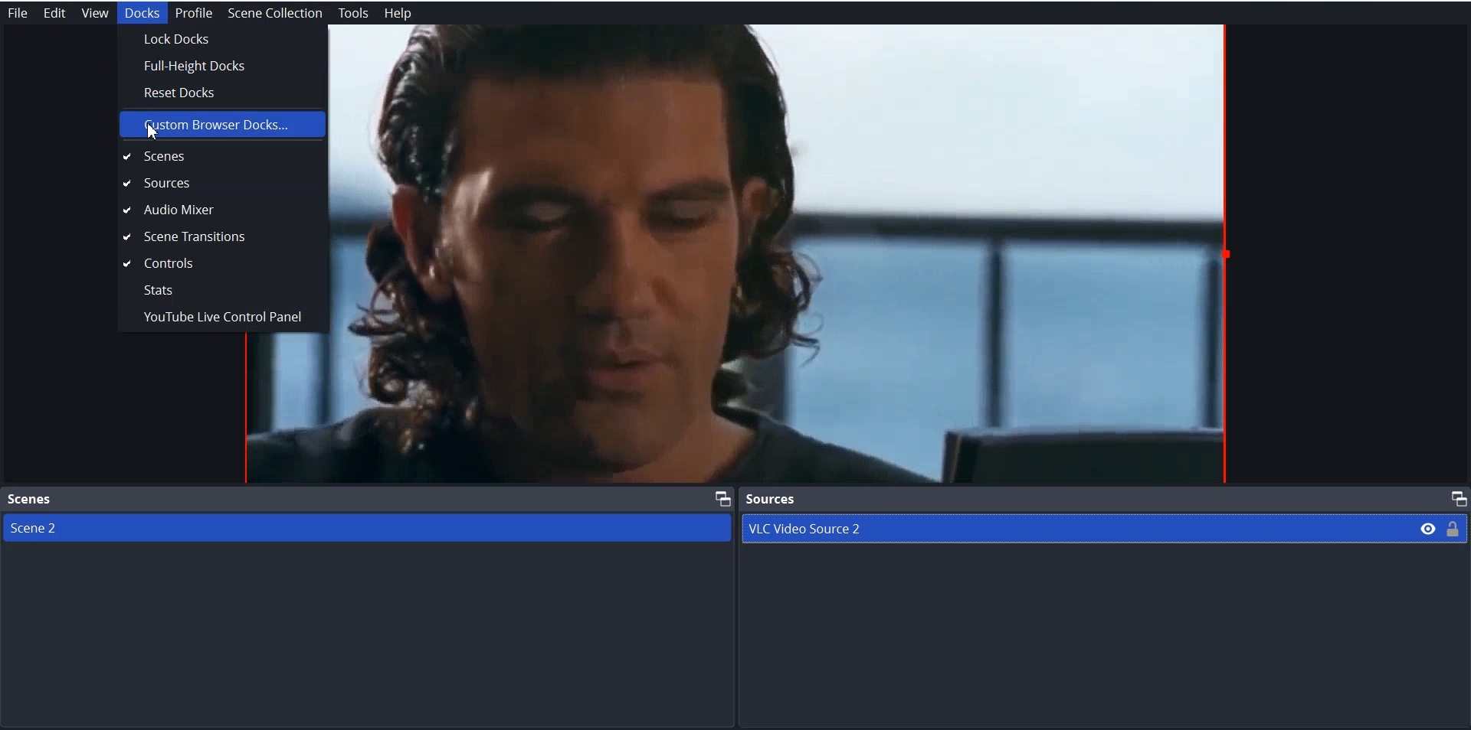  Describe the element at coordinates (286, 409) in the screenshot. I see `file preview window` at that location.